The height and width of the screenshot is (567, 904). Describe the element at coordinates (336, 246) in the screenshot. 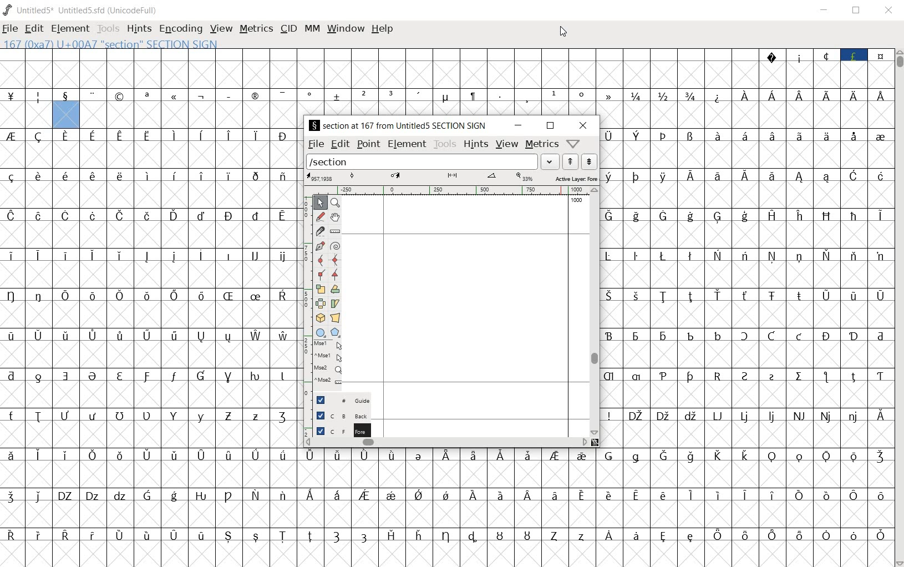

I see `change whether spiro is active or not` at that location.